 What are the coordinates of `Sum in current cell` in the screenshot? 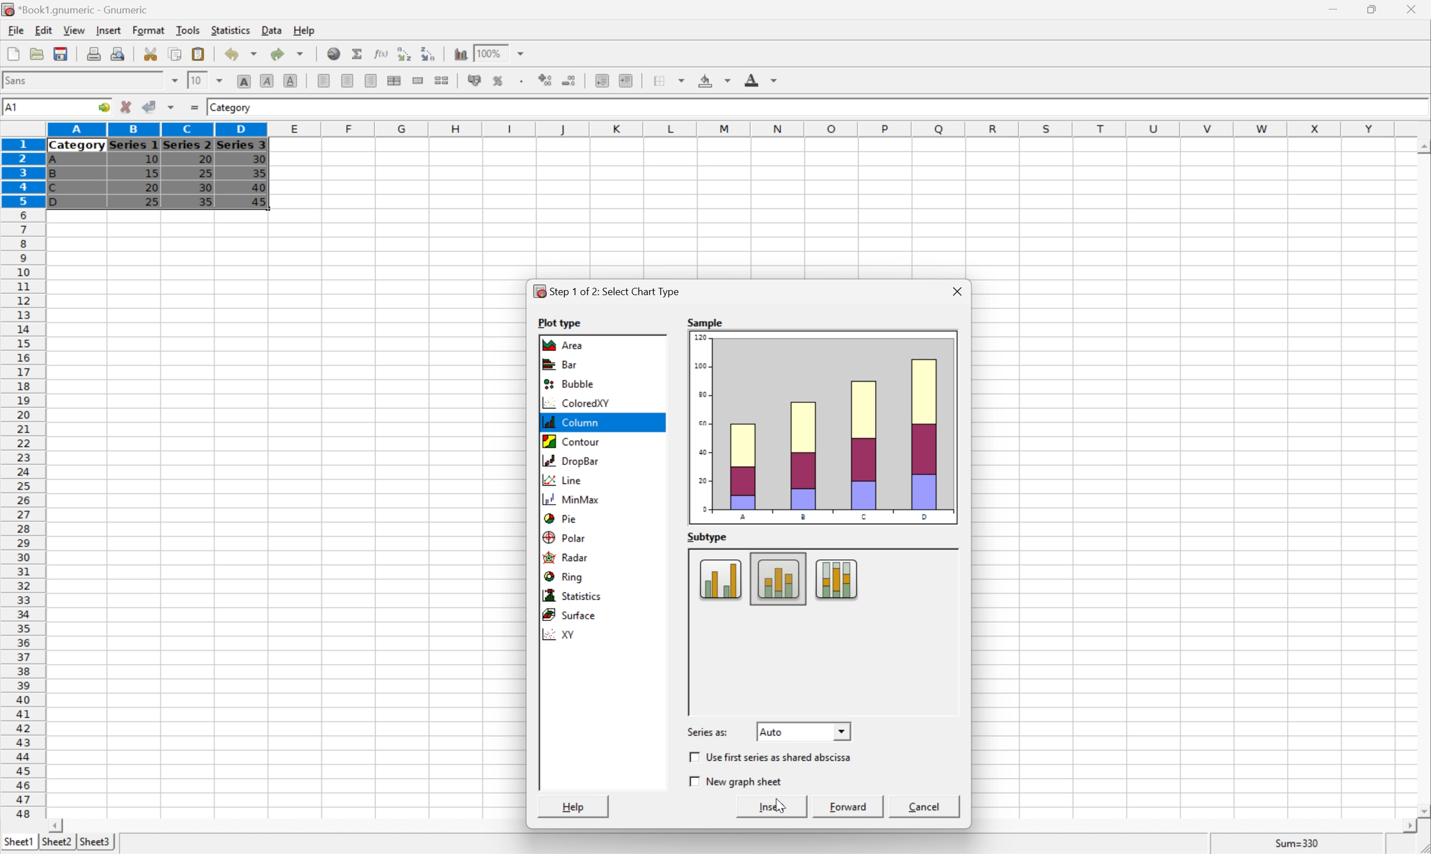 It's located at (358, 54).